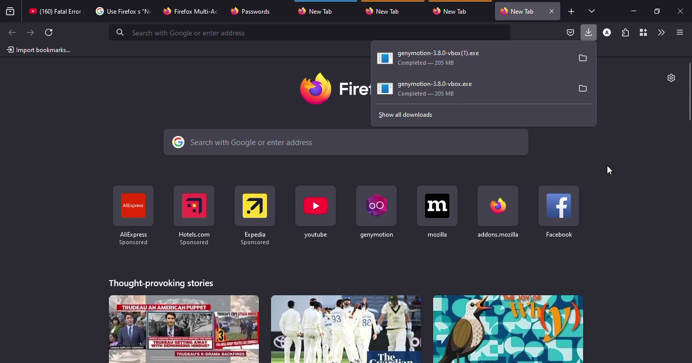  What do you see at coordinates (386, 11) in the screenshot?
I see `tab` at bounding box center [386, 11].